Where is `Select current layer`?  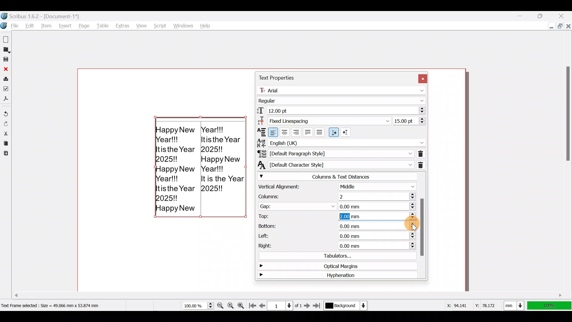 Select current layer is located at coordinates (345, 306).